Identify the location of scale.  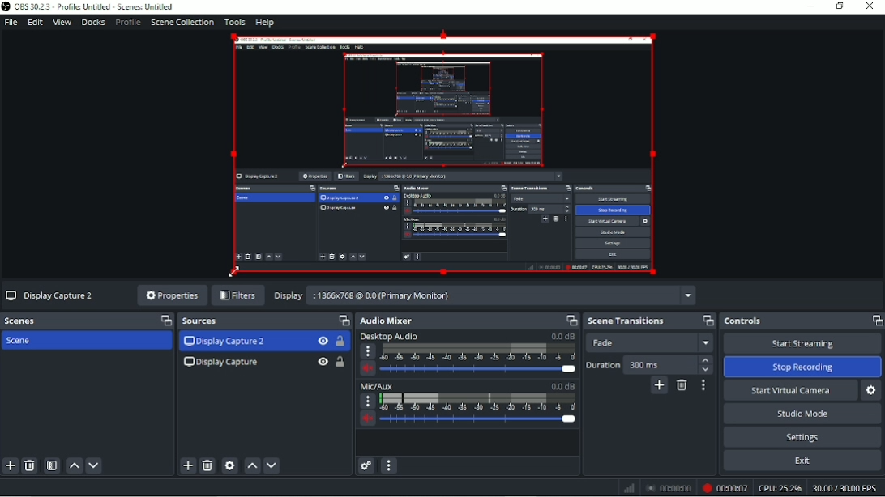
(478, 353).